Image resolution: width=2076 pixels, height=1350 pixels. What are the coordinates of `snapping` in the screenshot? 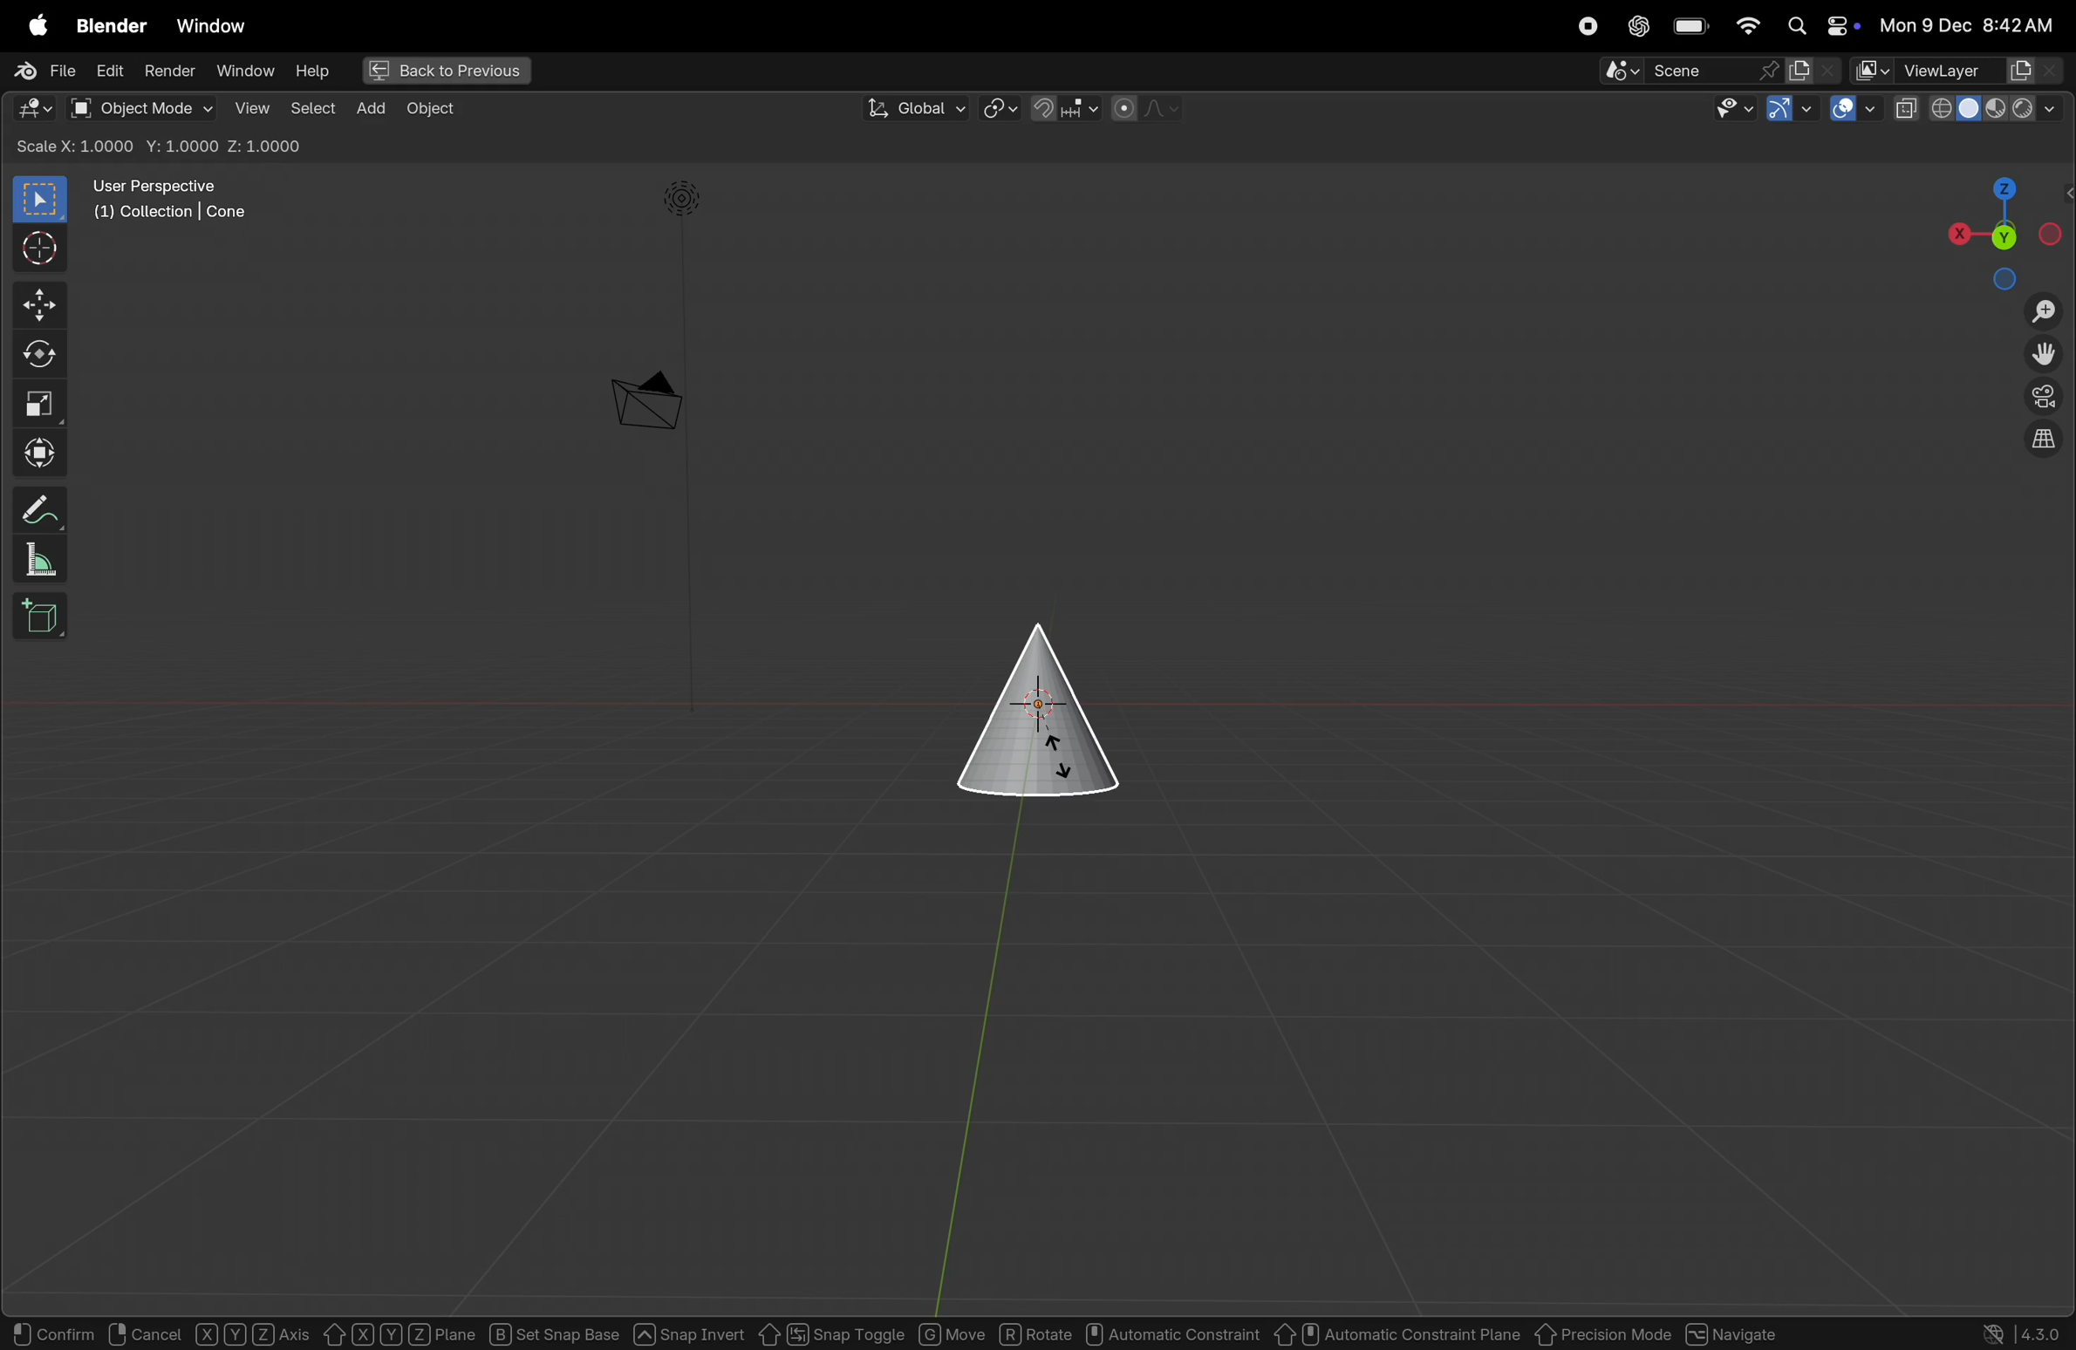 It's located at (1067, 107).